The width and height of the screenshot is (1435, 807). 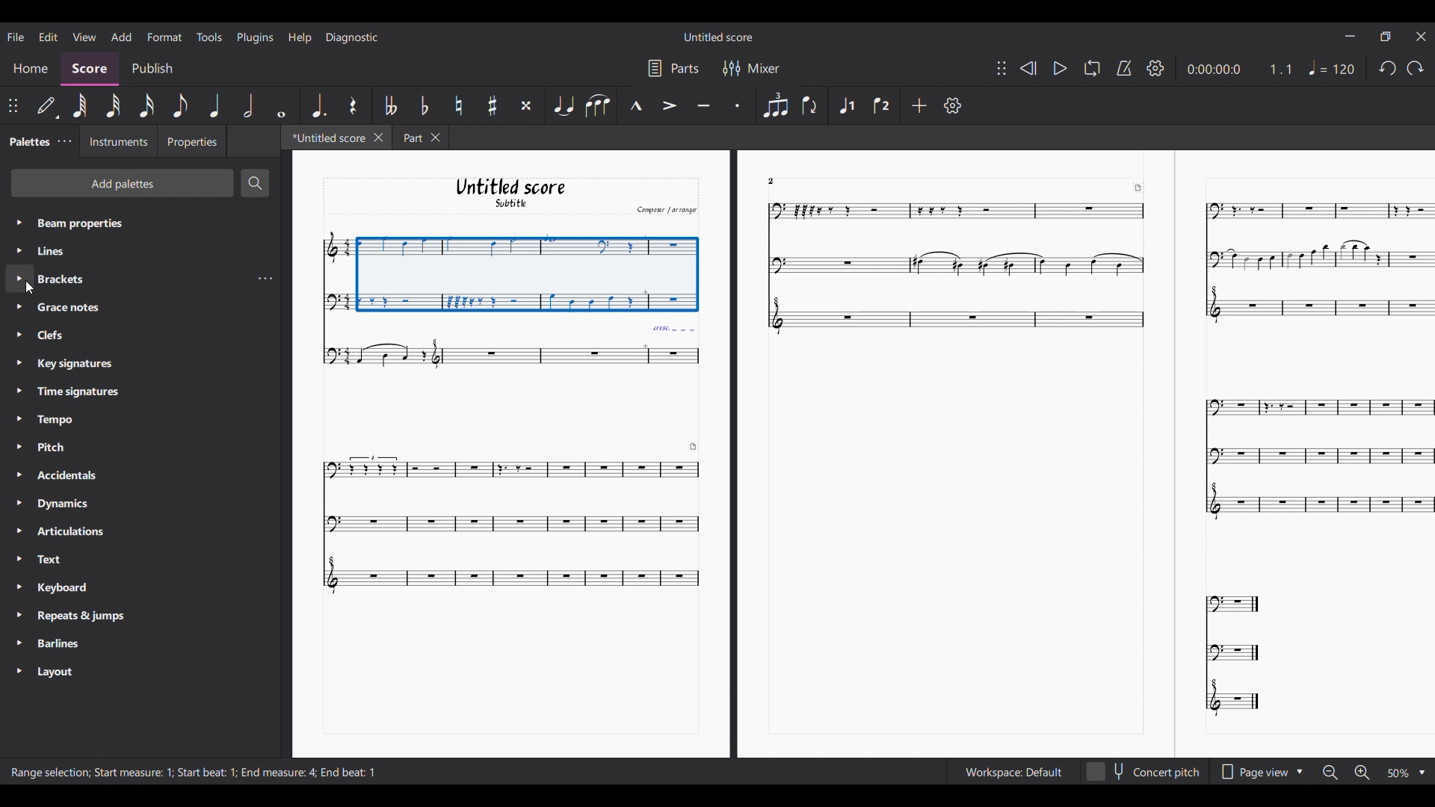 I want to click on Tempo, so click(x=66, y=418).